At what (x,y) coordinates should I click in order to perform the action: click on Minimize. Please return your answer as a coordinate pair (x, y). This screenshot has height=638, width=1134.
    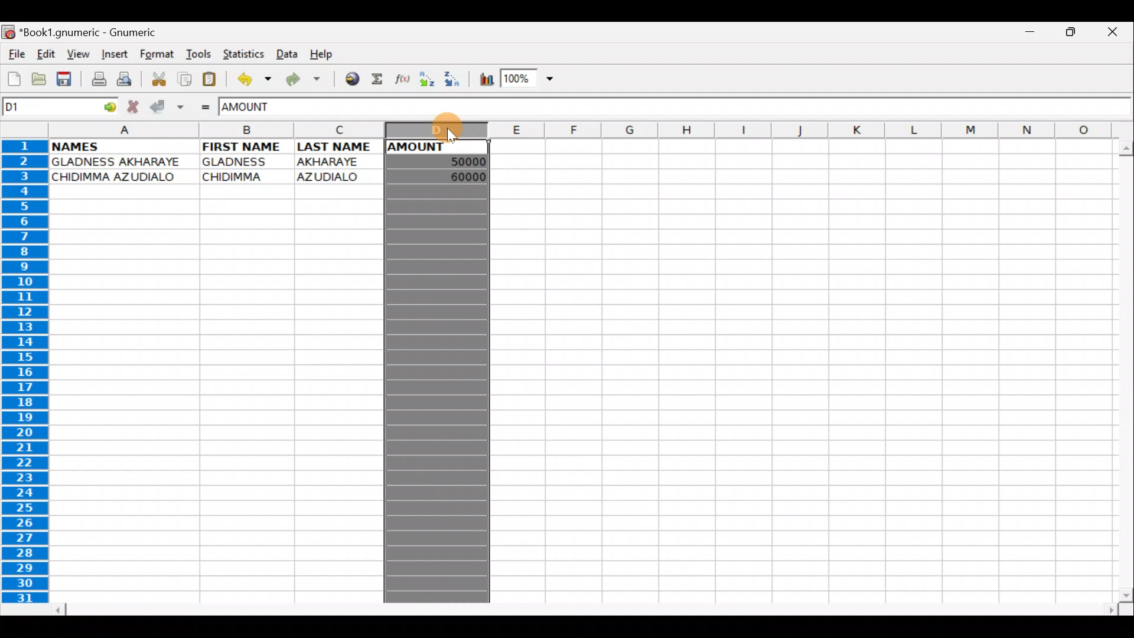
    Looking at the image, I should click on (1034, 34).